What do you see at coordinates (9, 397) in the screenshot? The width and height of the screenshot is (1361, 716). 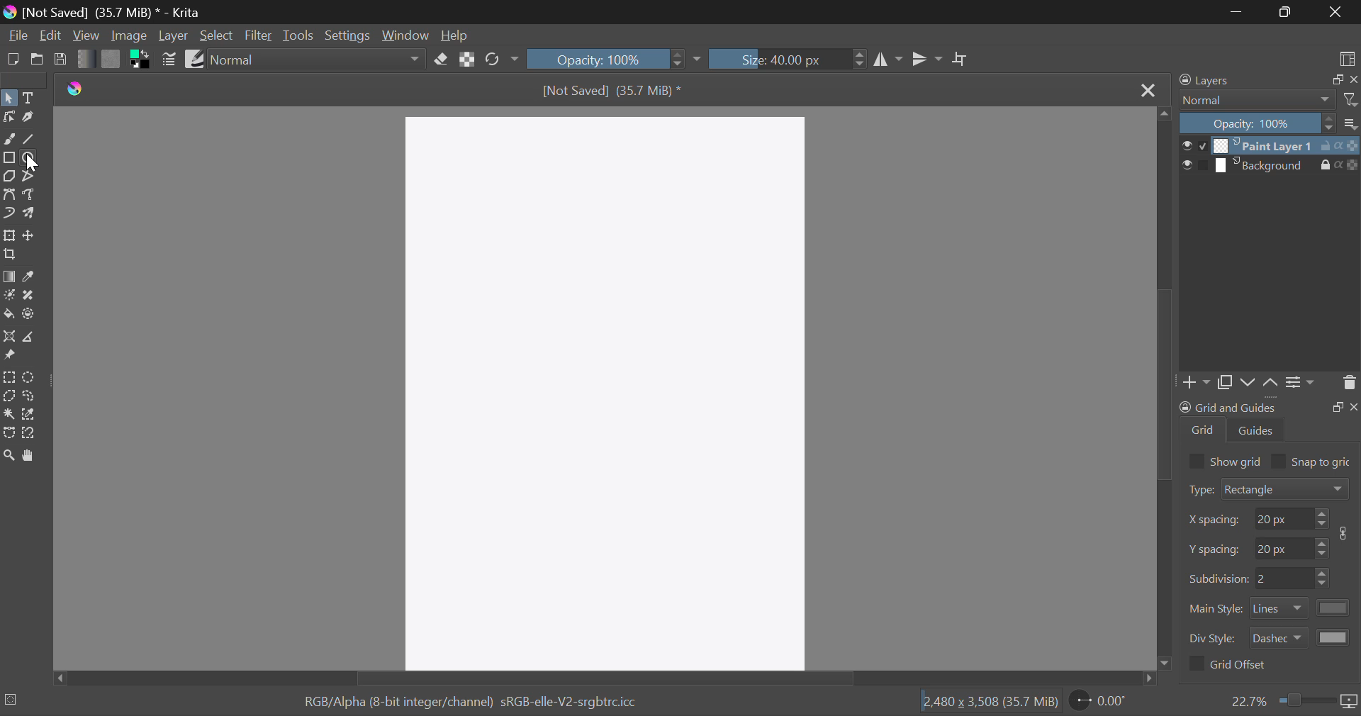 I see `Polygon Selection` at bounding box center [9, 397].